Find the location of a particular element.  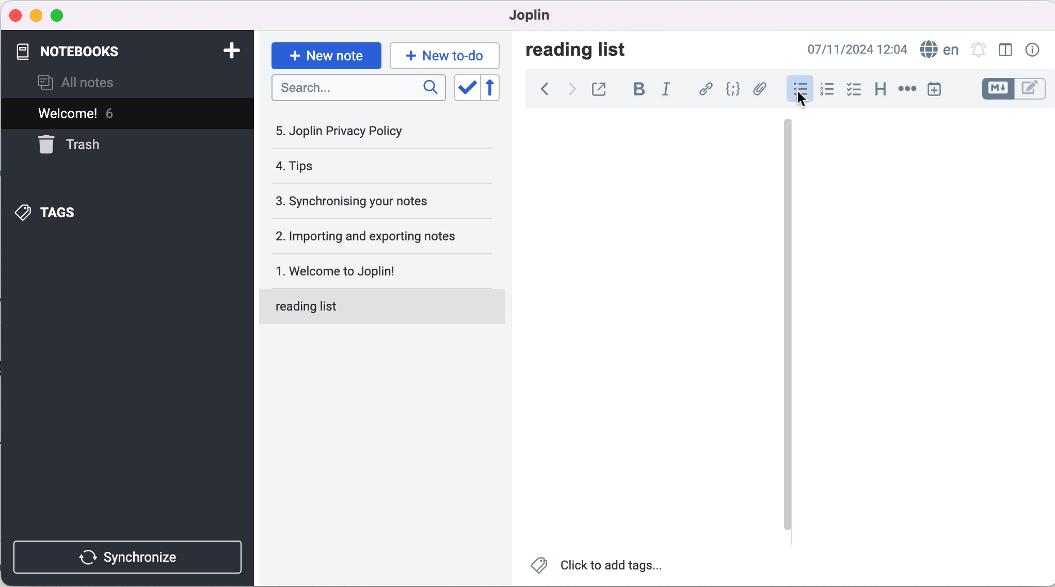

bulleted list is located at coordinates (795, 91).